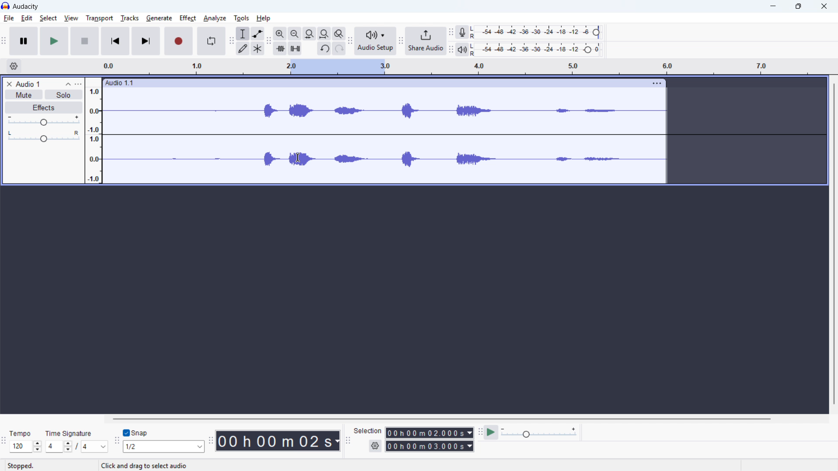  What do you see at coordinates (146, 41) in the screenshot?
I see `Skip to last` at bounding box center [146, 41].